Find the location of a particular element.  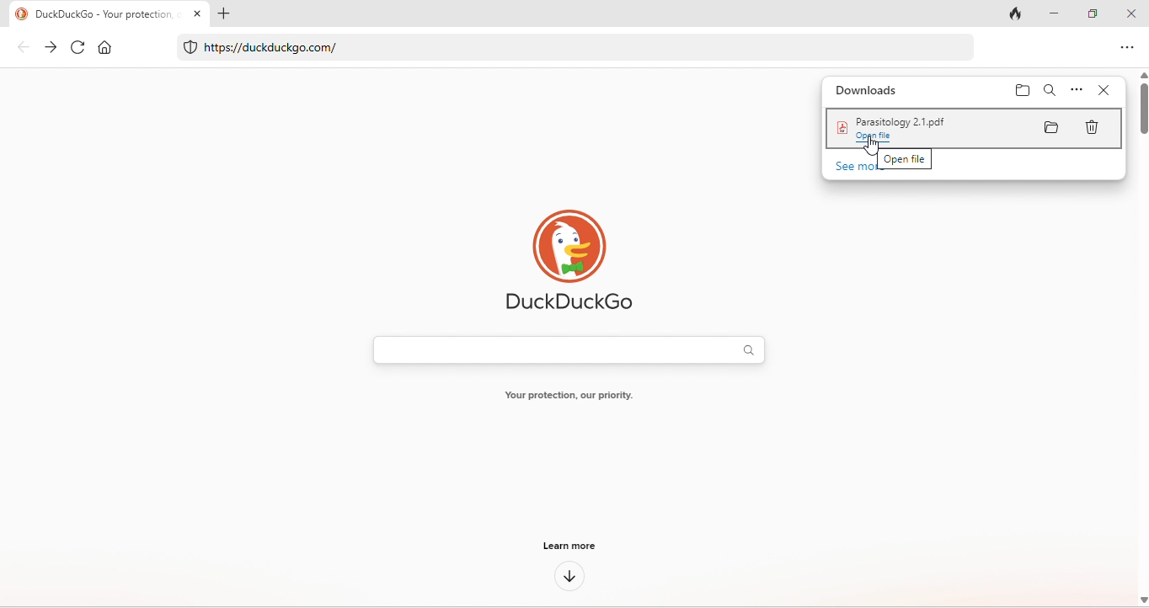

cursor movement is located at coordinates (870, 149).